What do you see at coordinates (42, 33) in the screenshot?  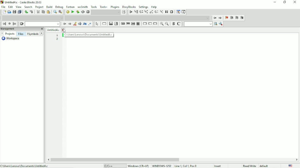 I see `Next` at bounding box center [42, 33].